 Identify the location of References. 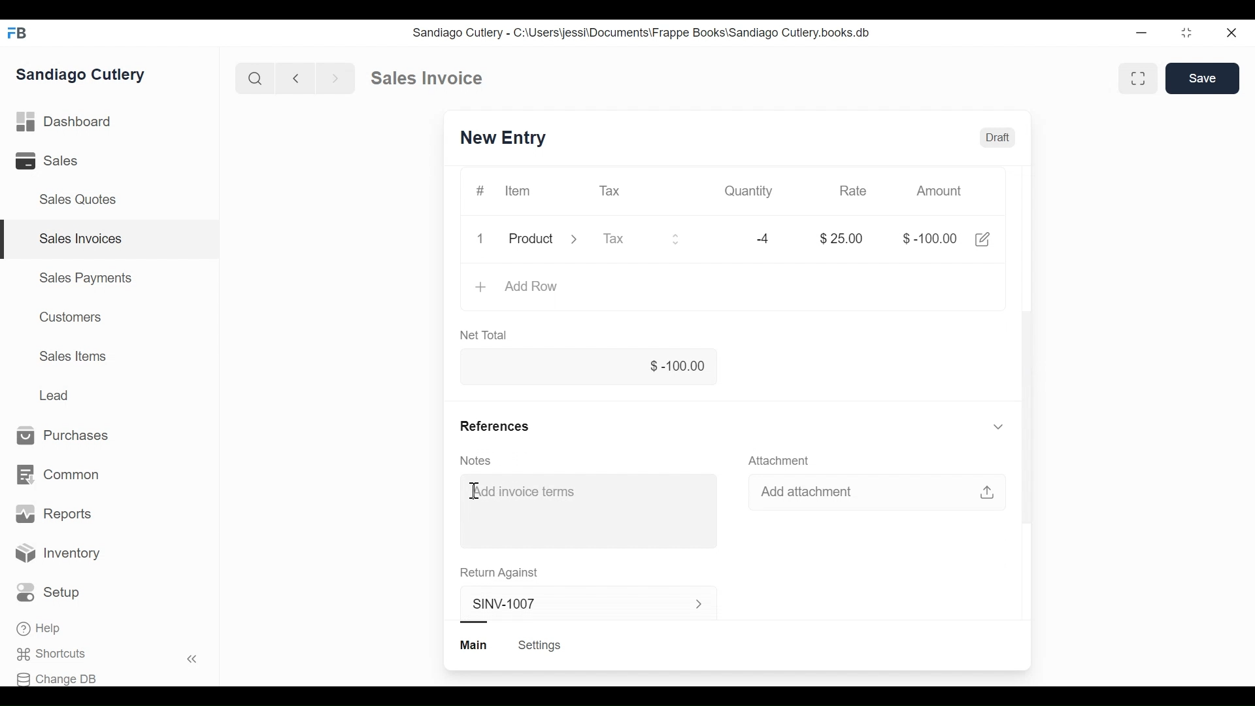
(734, 426).